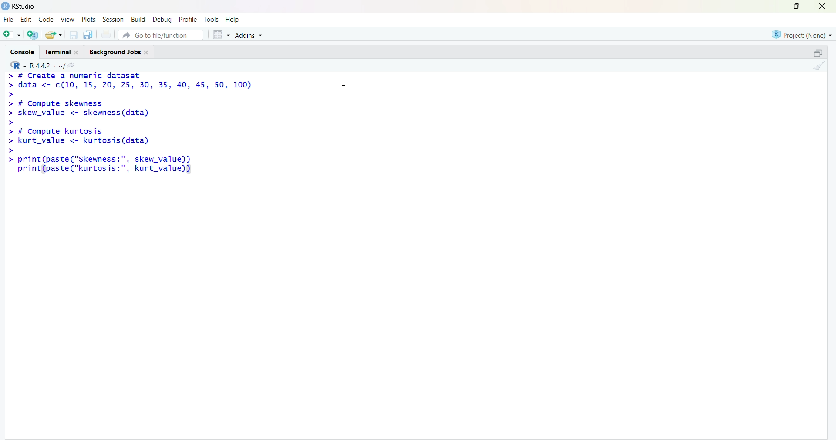 Image resolution: width=836 pixels, height=440 pixels. I want to click on Help, so click(235, 19).